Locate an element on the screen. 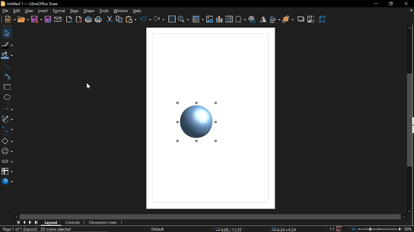 This screenshot has height=232, width=414. arrows is located at coordinates (7, 162).